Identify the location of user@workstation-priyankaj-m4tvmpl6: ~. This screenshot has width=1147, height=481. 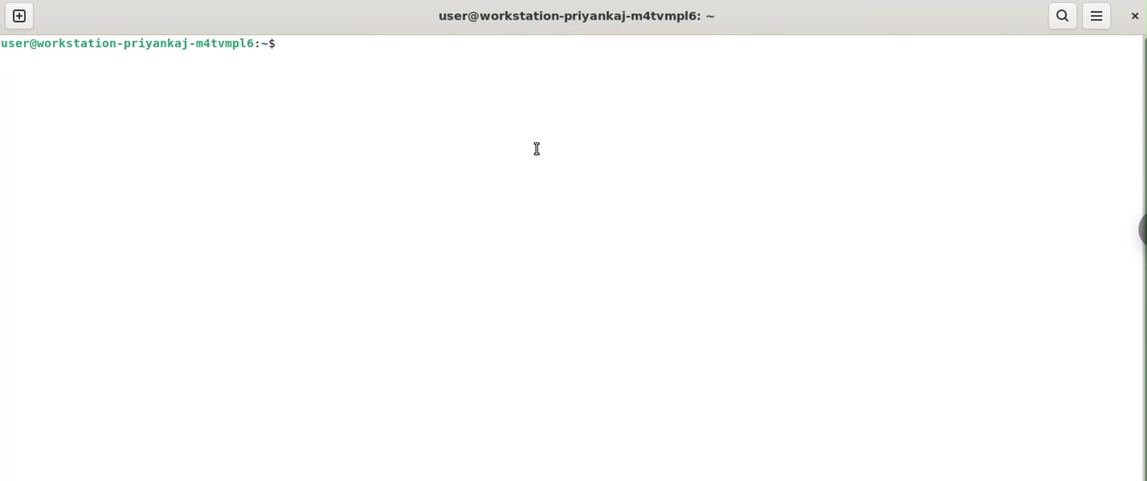
(575, 19).